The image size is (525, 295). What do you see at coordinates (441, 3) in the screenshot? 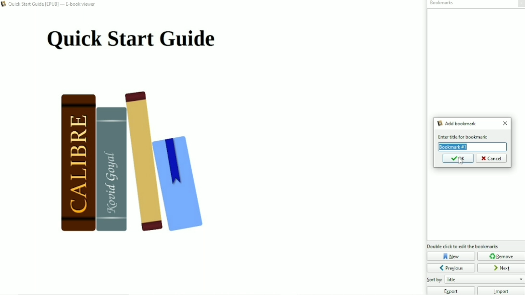
I see `Bookmarks` at bounding box center [441, 3].